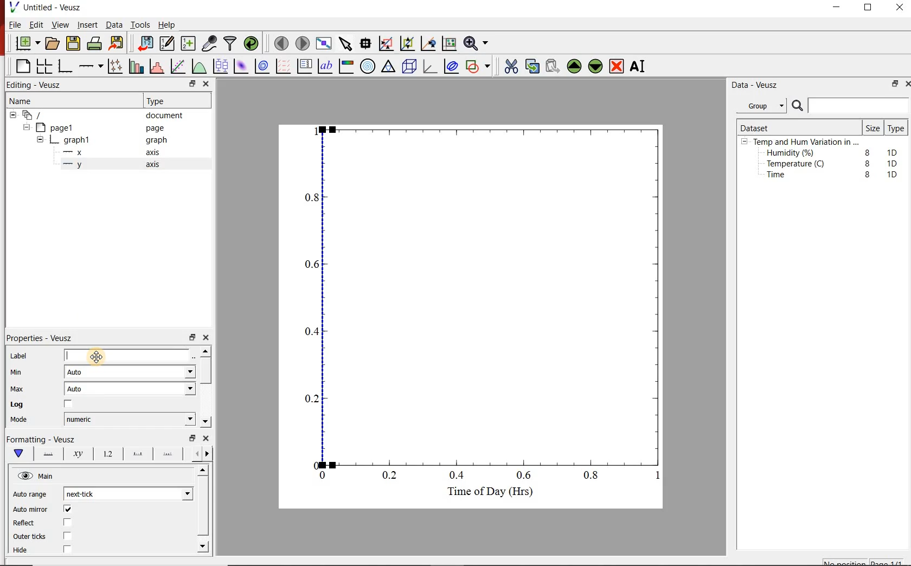  I want to click on import data into Veusz, so click(145, 42).